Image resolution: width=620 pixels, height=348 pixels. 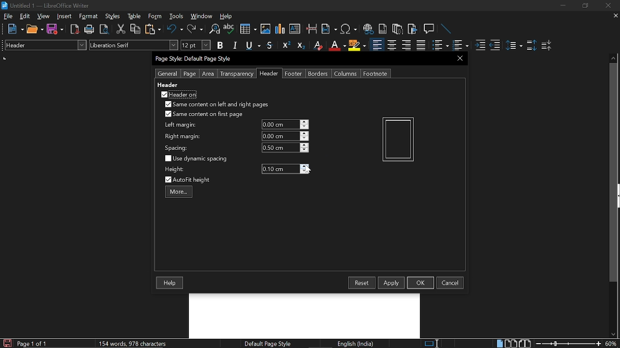 What do you see at coordinates (229, 29) in the screenshot?
I see `Spell check` at bounding box center [229, 29].